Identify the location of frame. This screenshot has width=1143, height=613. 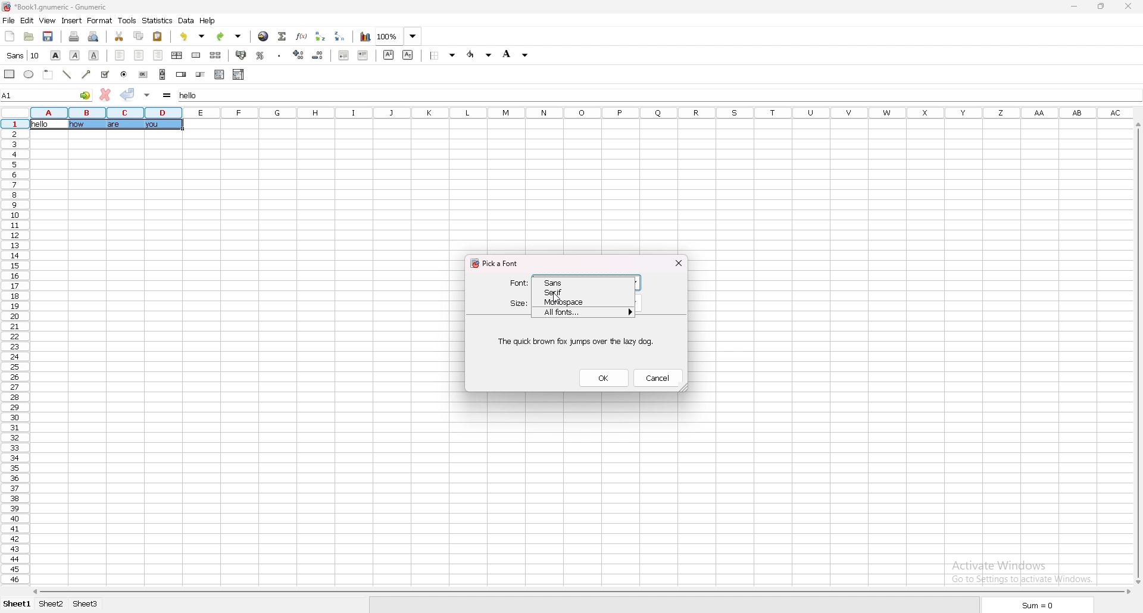
(48, 74).